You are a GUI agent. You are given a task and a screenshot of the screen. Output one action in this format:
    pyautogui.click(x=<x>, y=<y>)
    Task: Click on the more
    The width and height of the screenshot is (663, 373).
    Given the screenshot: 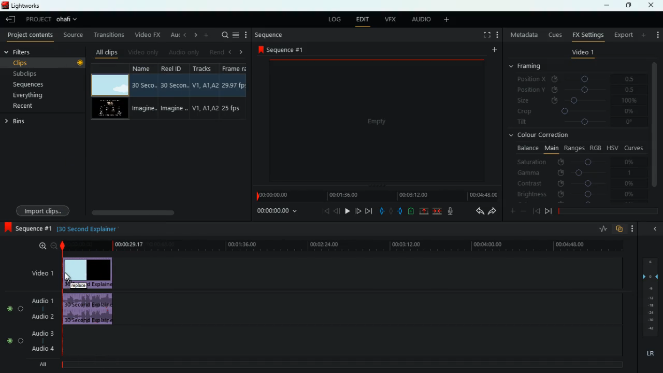 What is the action you would take?
    pyautogui.click(x=247, y=35)
    